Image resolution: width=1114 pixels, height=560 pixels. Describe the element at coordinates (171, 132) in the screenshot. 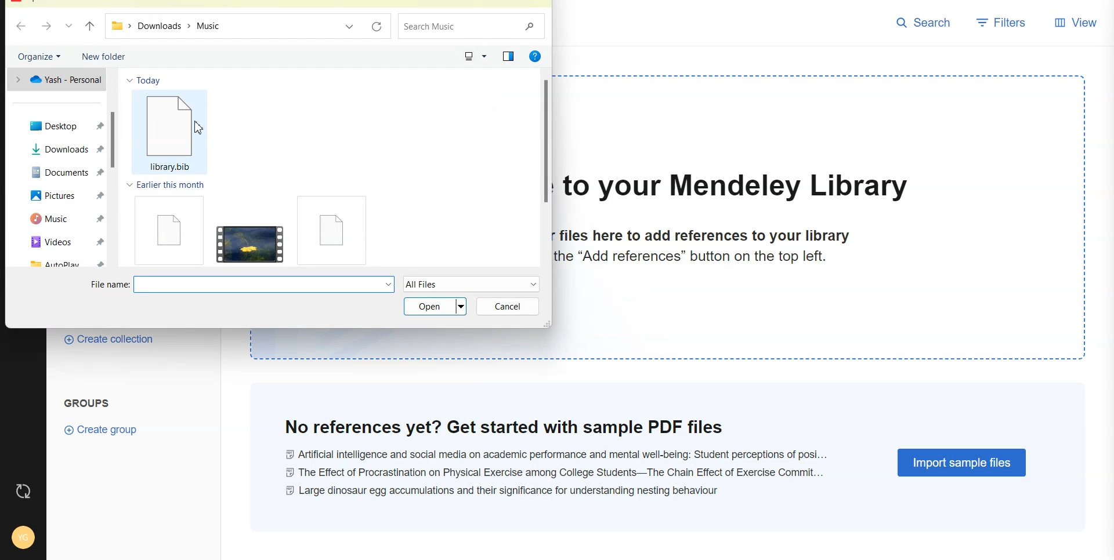

I see `library bib file` at that location.